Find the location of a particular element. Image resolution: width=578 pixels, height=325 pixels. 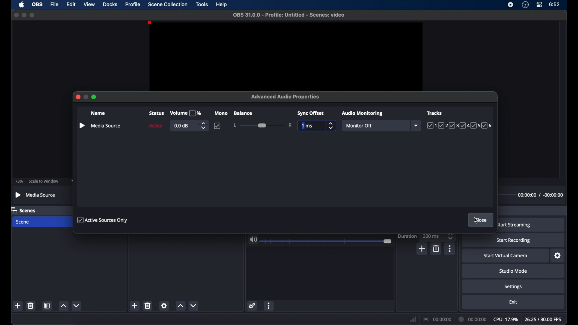

pause is located at coordinates (82, 125).